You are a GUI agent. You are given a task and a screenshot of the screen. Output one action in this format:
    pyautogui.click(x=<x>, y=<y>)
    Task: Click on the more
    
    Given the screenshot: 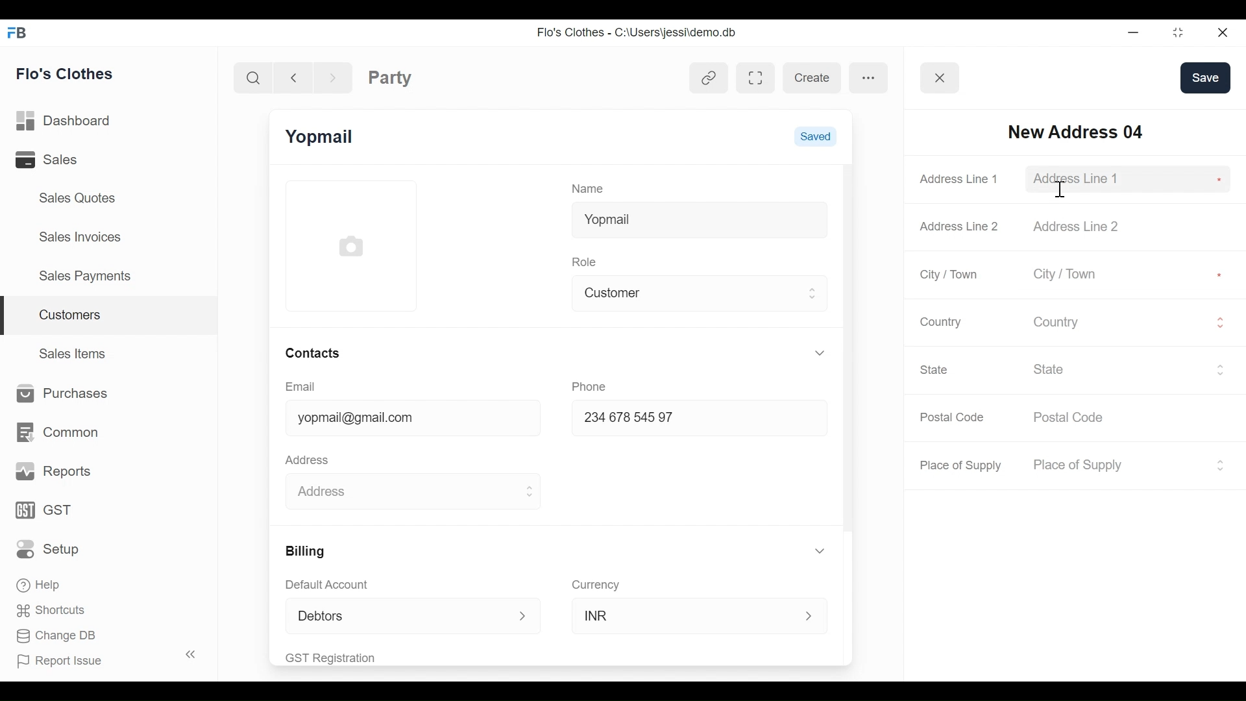 What is the action you would take?
    pyautogui.click(x=869, y=77)
    